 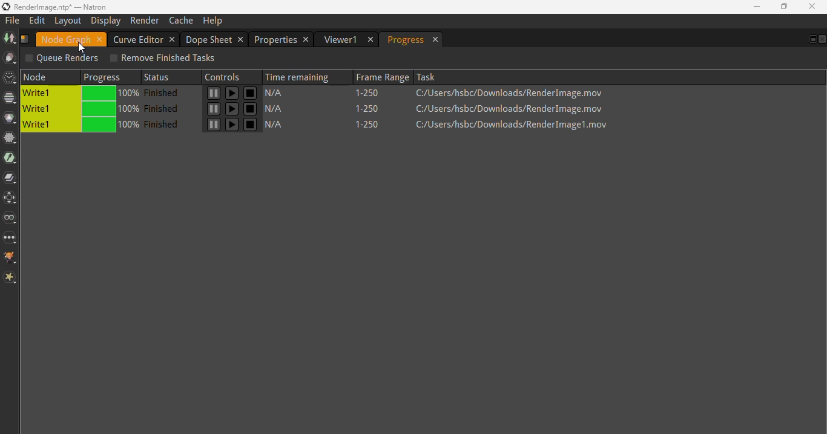 What do you see at coordinates (380, 76) in the screenshot?
I see `frame range` at bounding box center [380, 76].